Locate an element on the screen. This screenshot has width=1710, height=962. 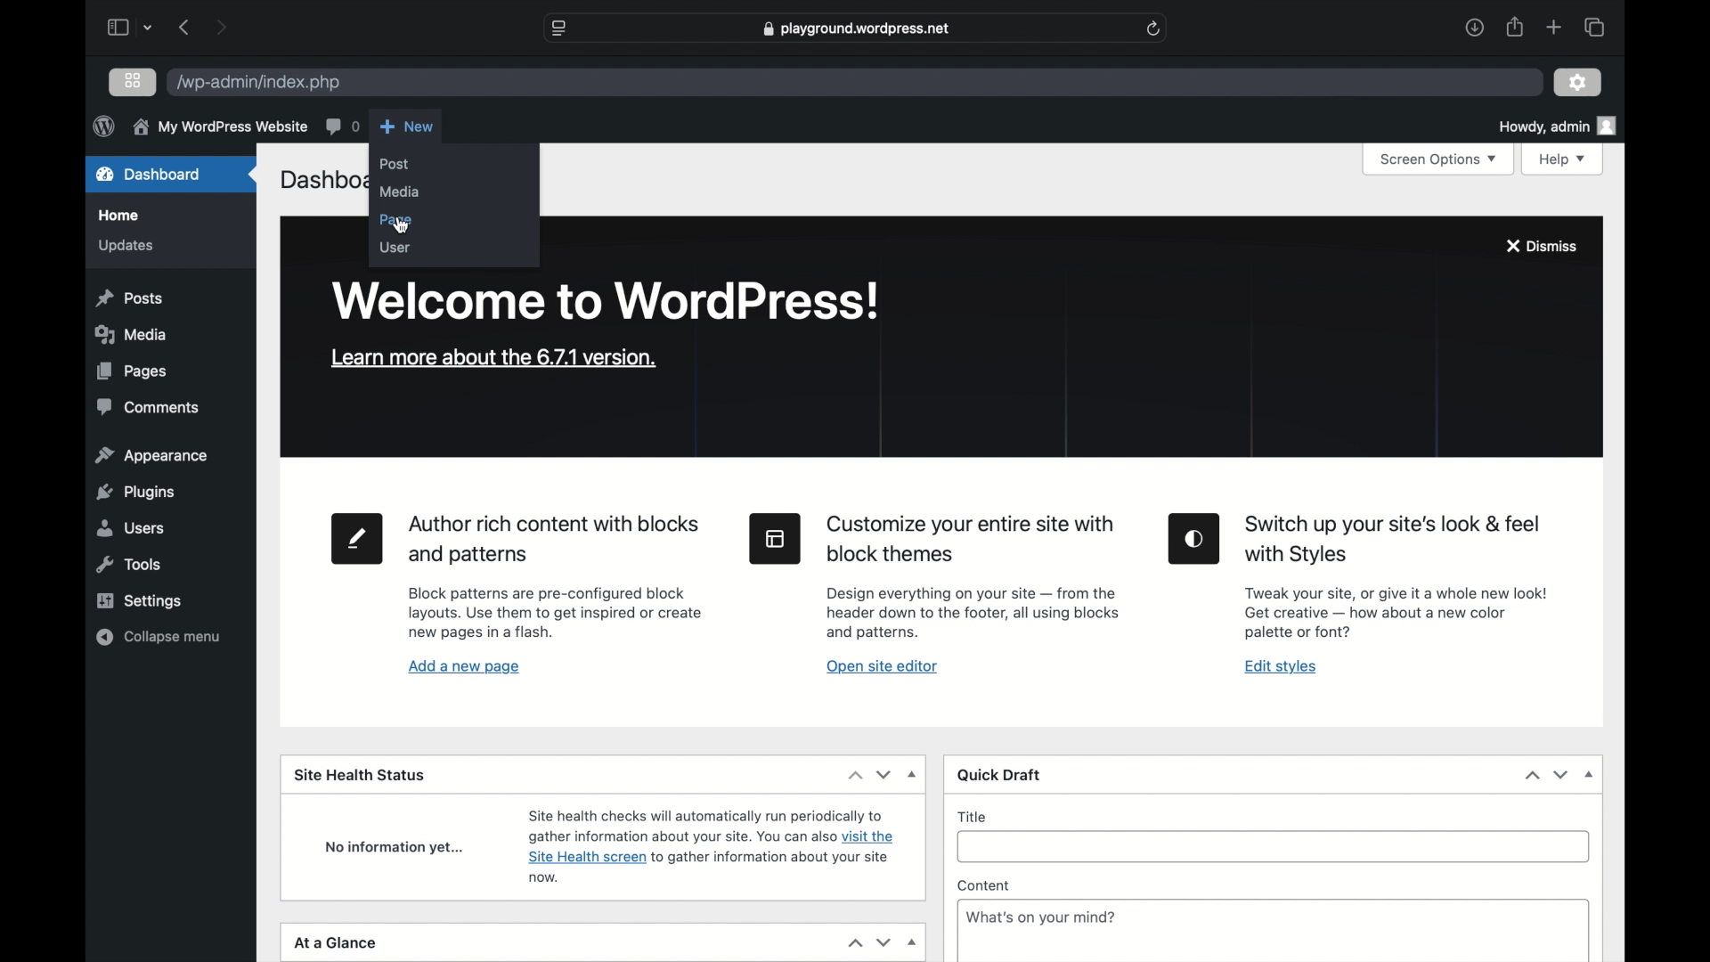
cursor is located at coordinates (400, 227).